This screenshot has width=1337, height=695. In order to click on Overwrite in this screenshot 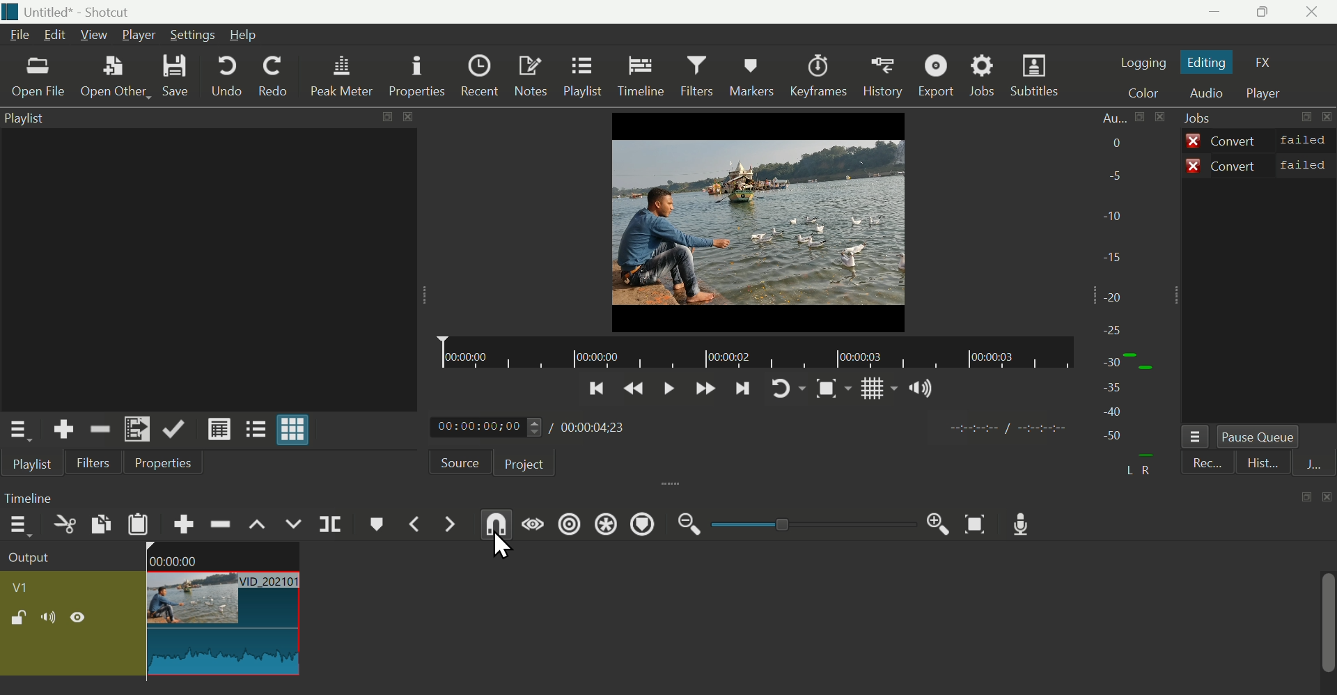, I will do `click(295, 524)`.